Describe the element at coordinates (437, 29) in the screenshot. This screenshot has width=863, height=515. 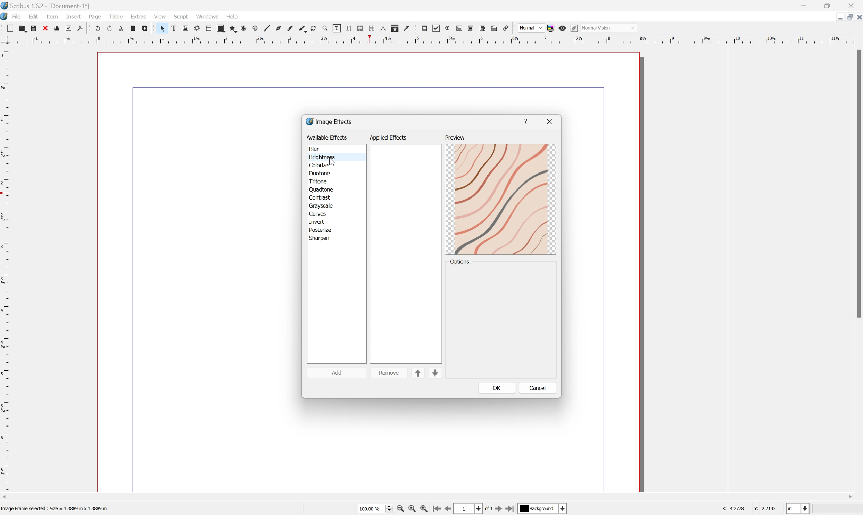
I see `PDF checkbox` at that location.